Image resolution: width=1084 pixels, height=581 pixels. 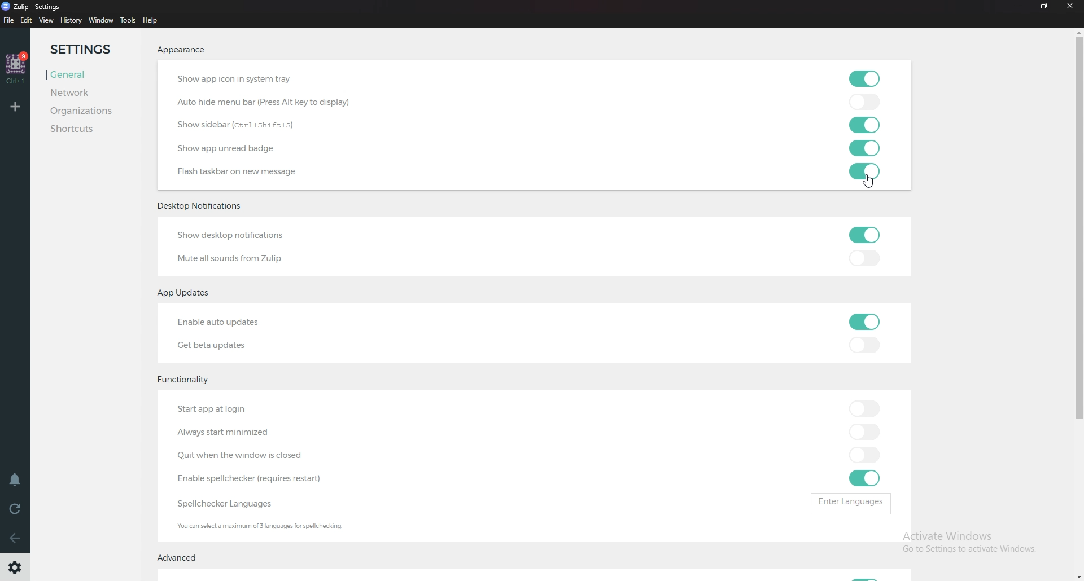 What do you see at coordinates (233, 322) in the screenshot?
I see `Enable auto updates` at bounding box center [233, 322].